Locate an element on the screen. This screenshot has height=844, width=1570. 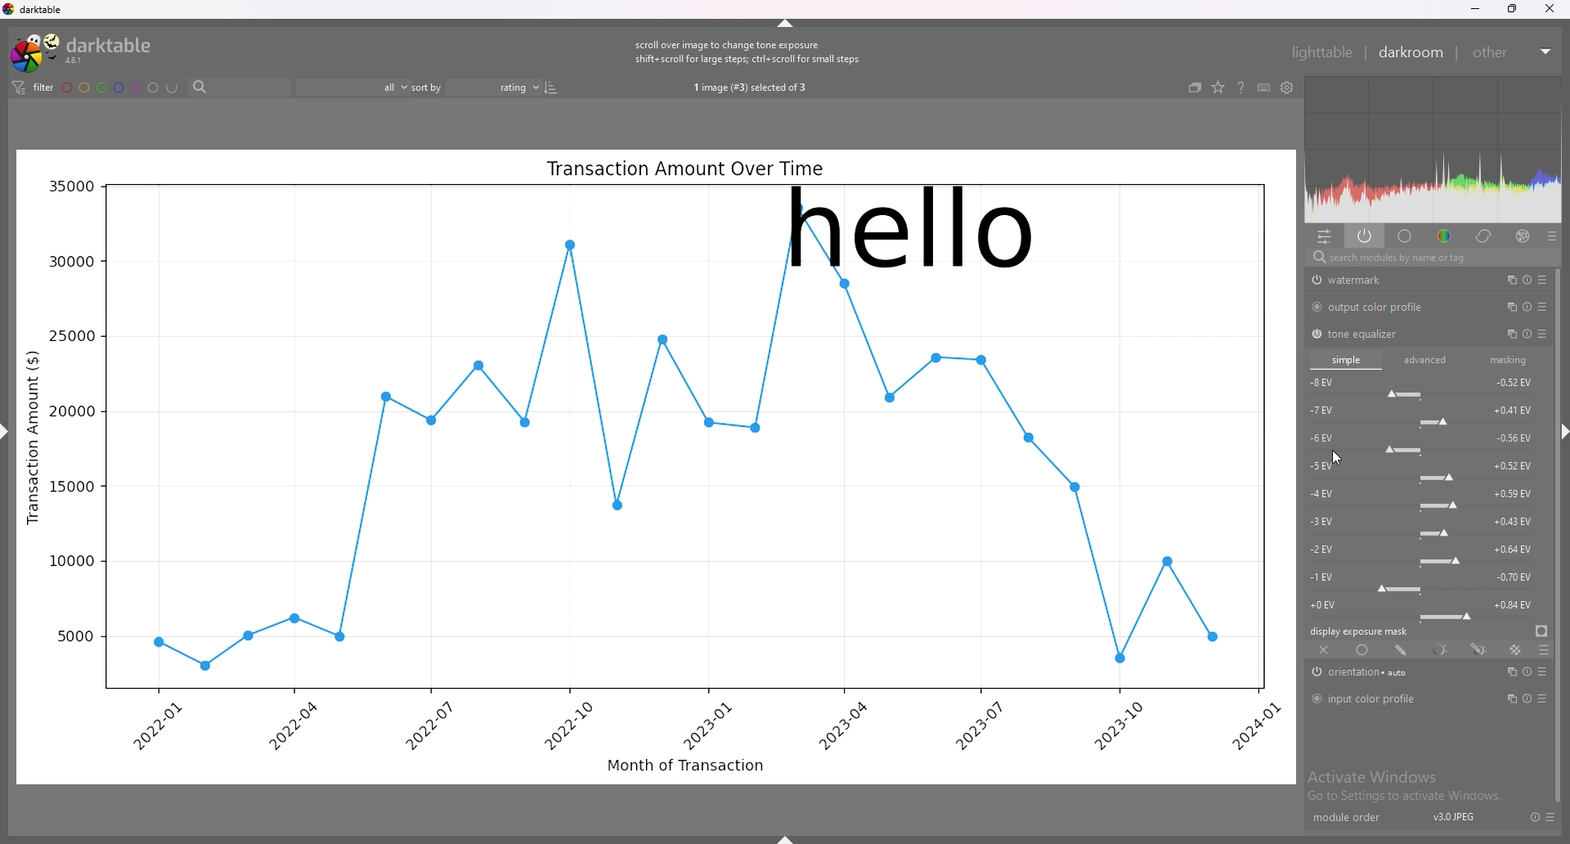
drawn and parametric mask is located at coordinates (1478, 649).